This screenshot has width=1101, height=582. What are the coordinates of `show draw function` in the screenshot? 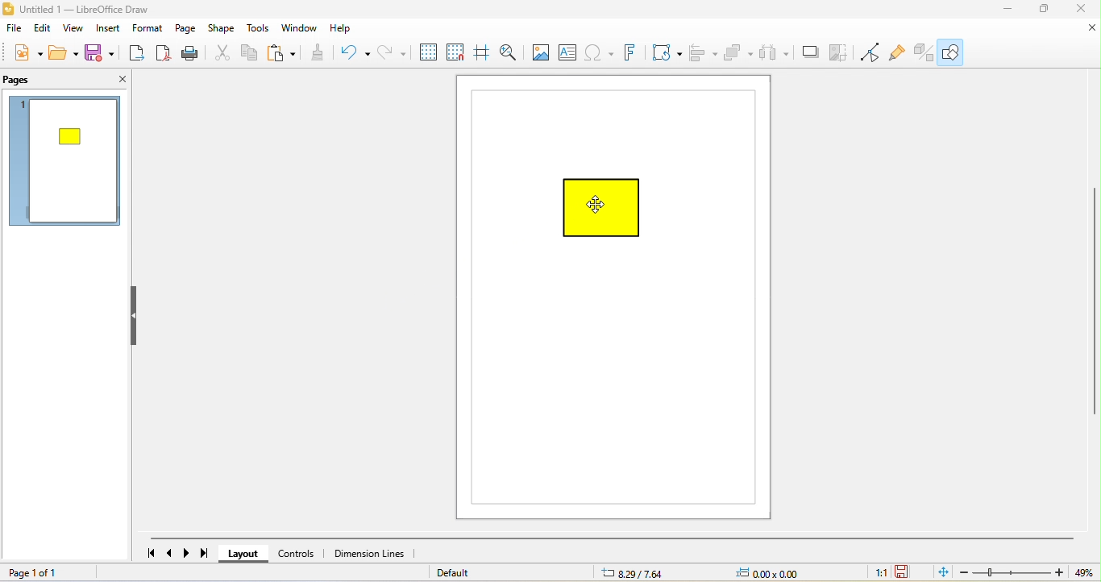 It's located at (954, 53).